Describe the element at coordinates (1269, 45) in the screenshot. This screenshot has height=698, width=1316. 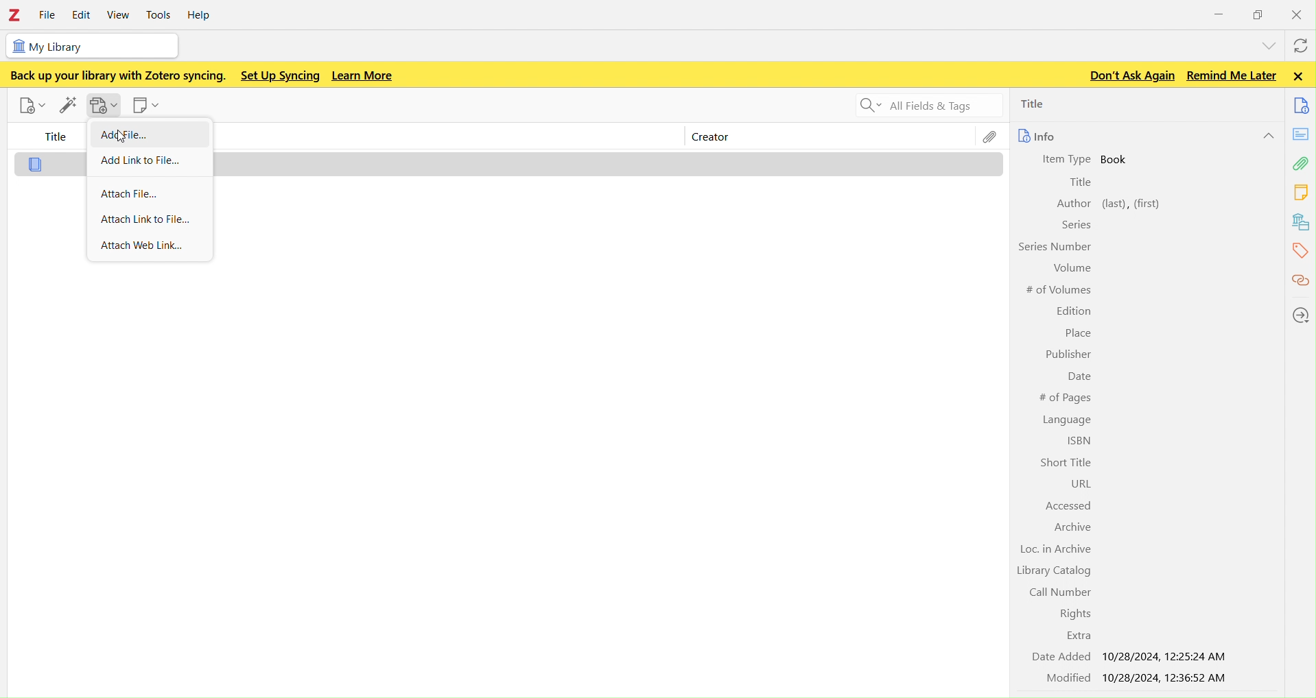
I see `list all tabs` at that location.